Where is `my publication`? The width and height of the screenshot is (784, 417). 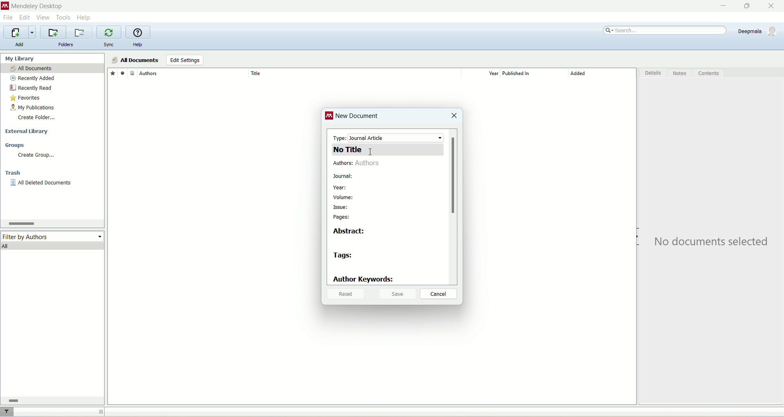 my publication is located at coordinates (34, 108).